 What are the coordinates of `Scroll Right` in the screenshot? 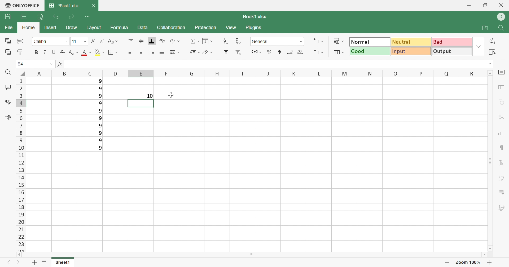 It's located at (485, 255).